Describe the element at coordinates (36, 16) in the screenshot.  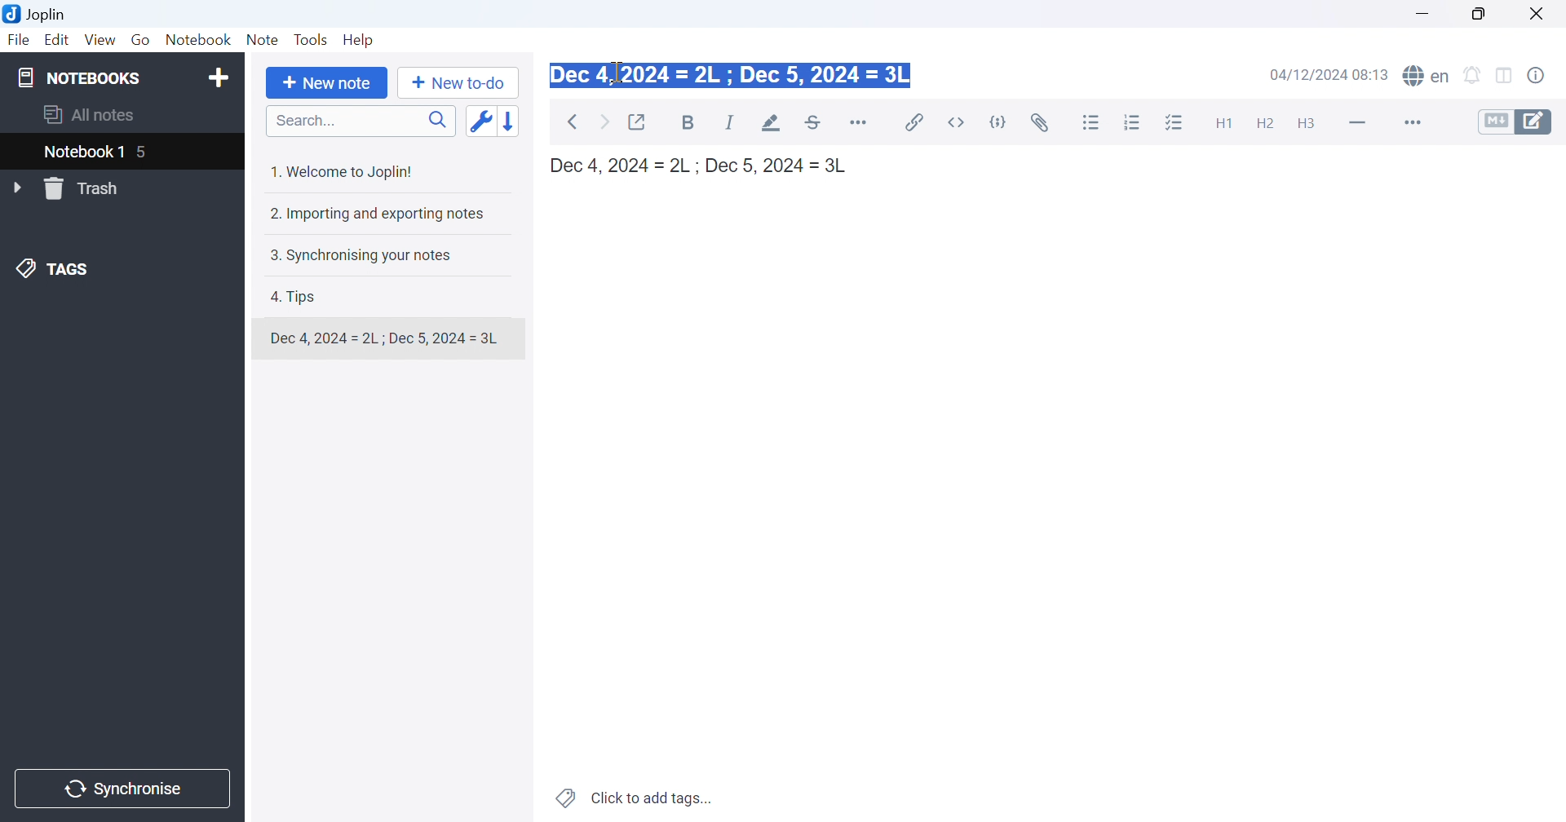
I see `Joplin` at that location.